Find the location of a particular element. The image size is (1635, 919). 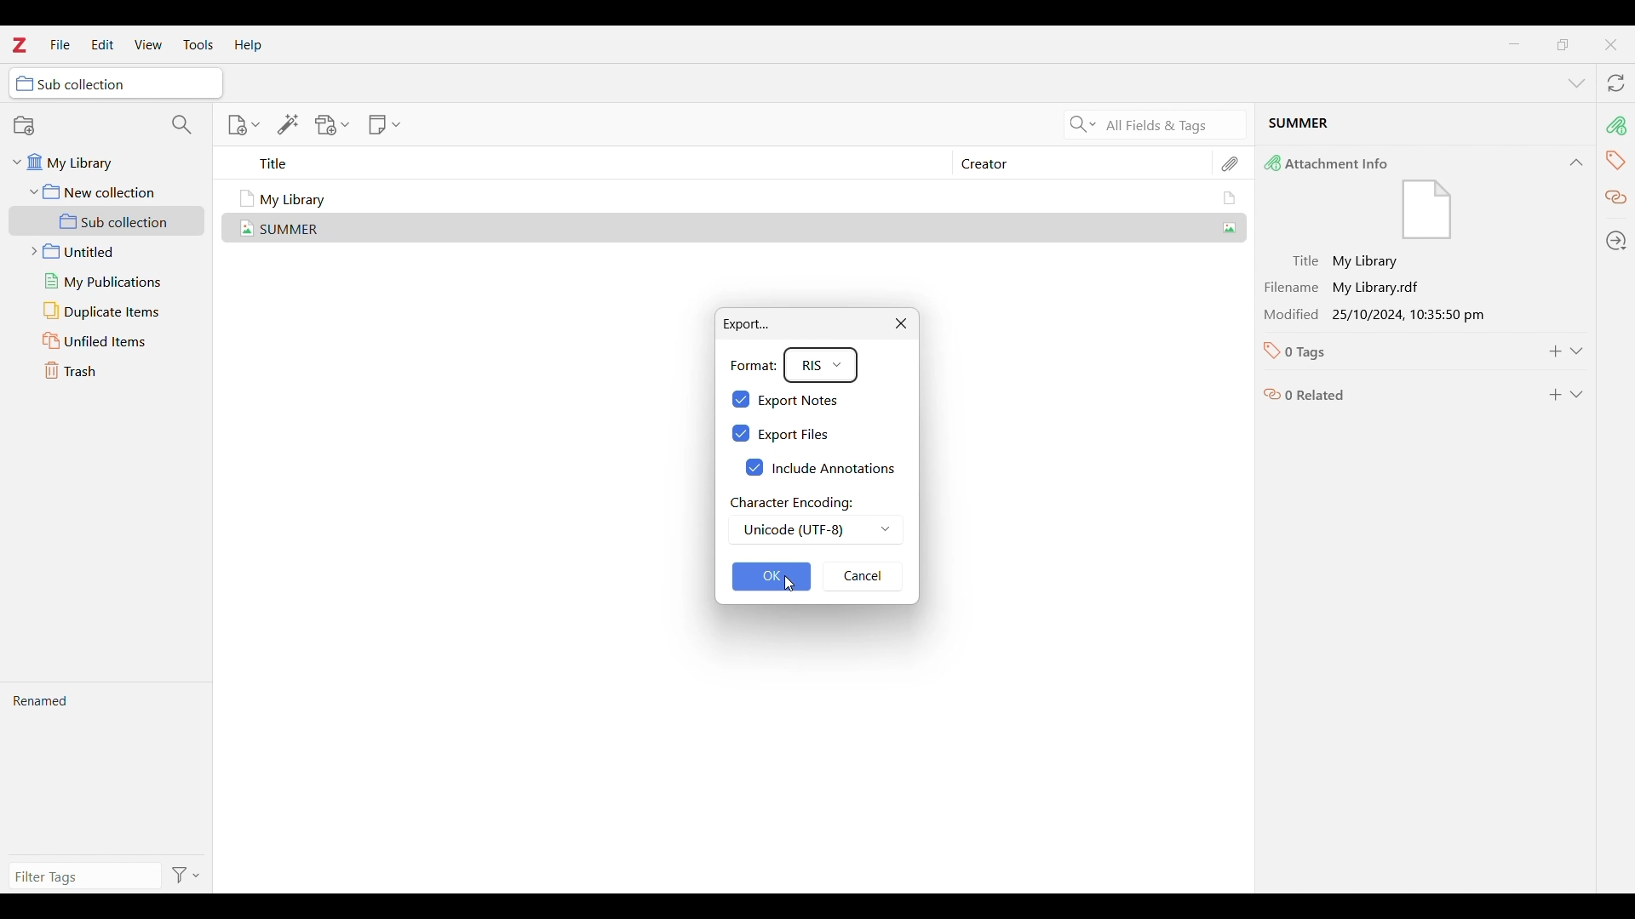

Include annotations is located at coordinates (836, 467).